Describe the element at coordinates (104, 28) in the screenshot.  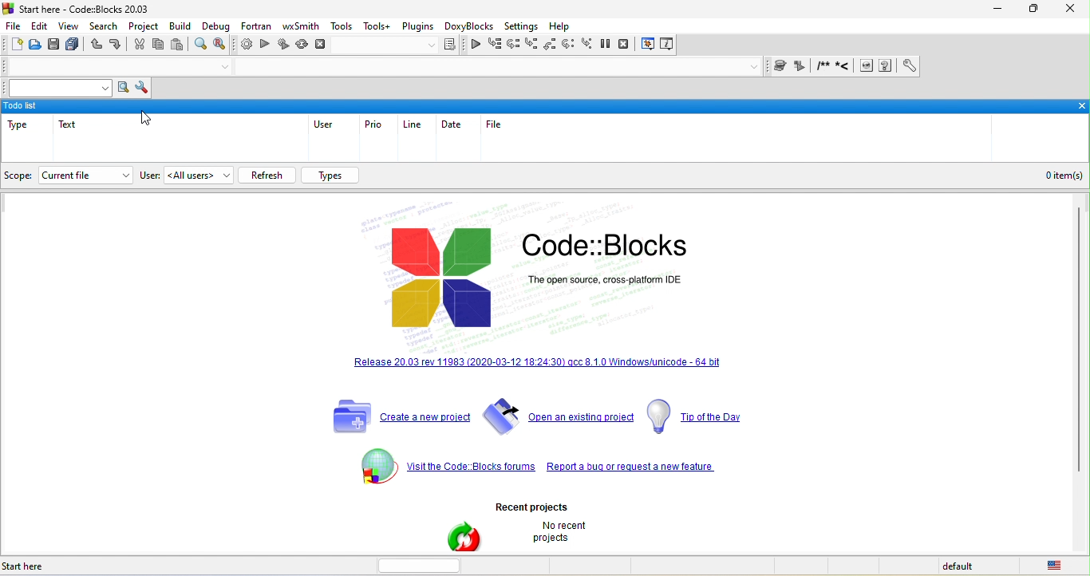
I see `search` at that location.